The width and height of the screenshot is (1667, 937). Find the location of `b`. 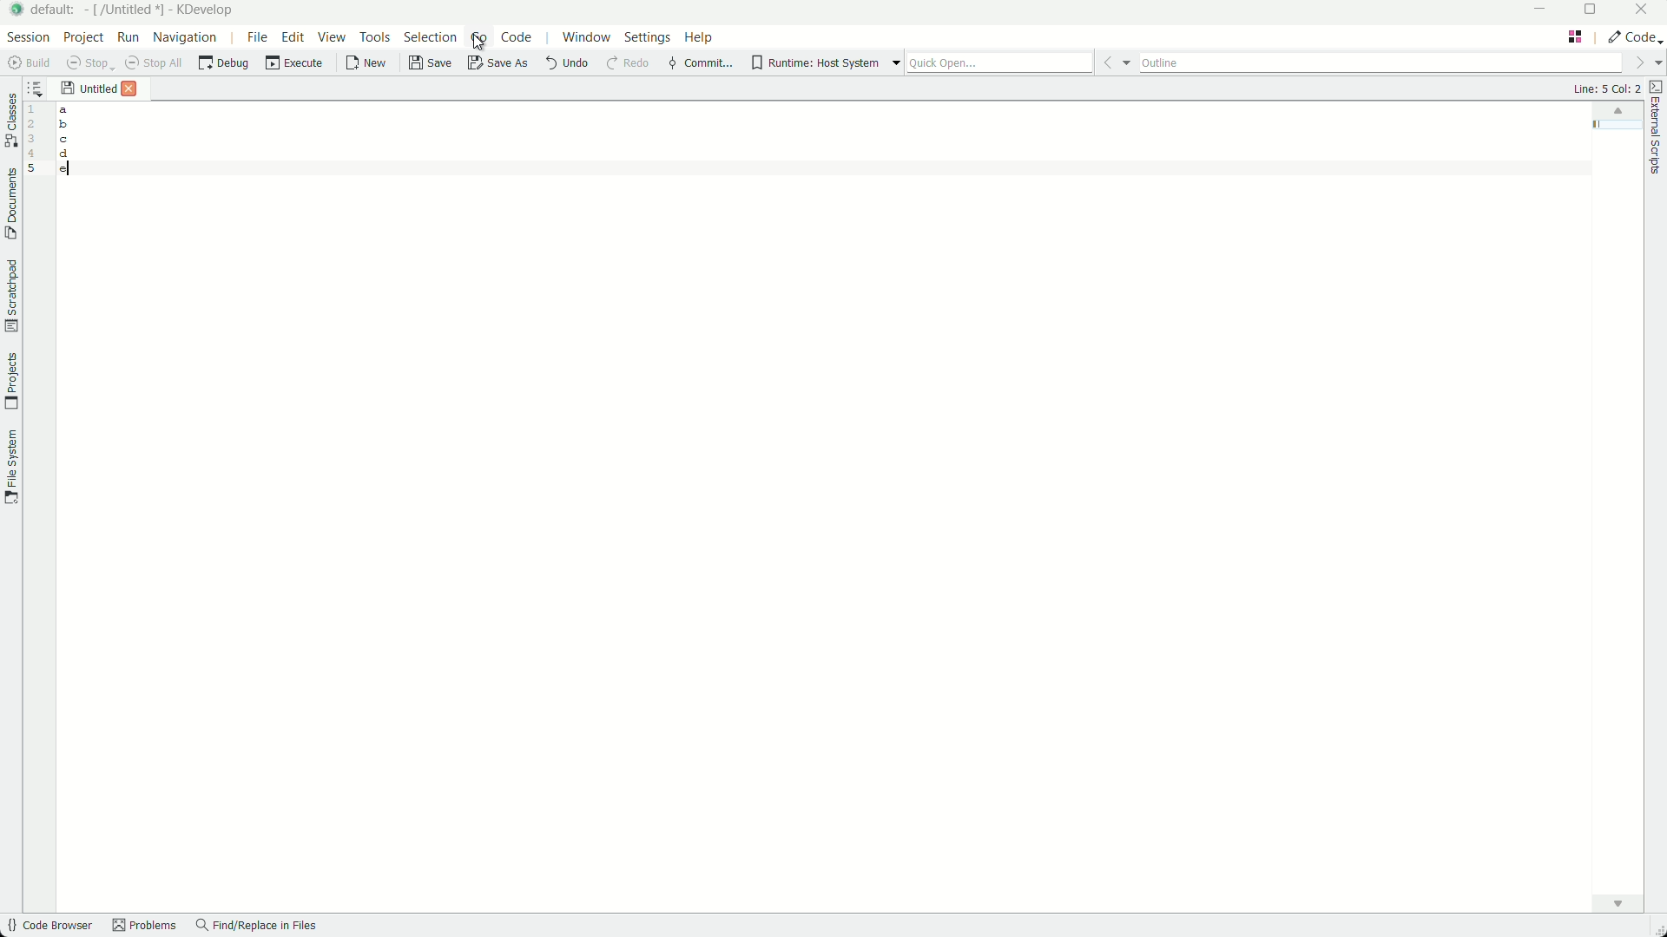

b is located at coordinates (64, 124).